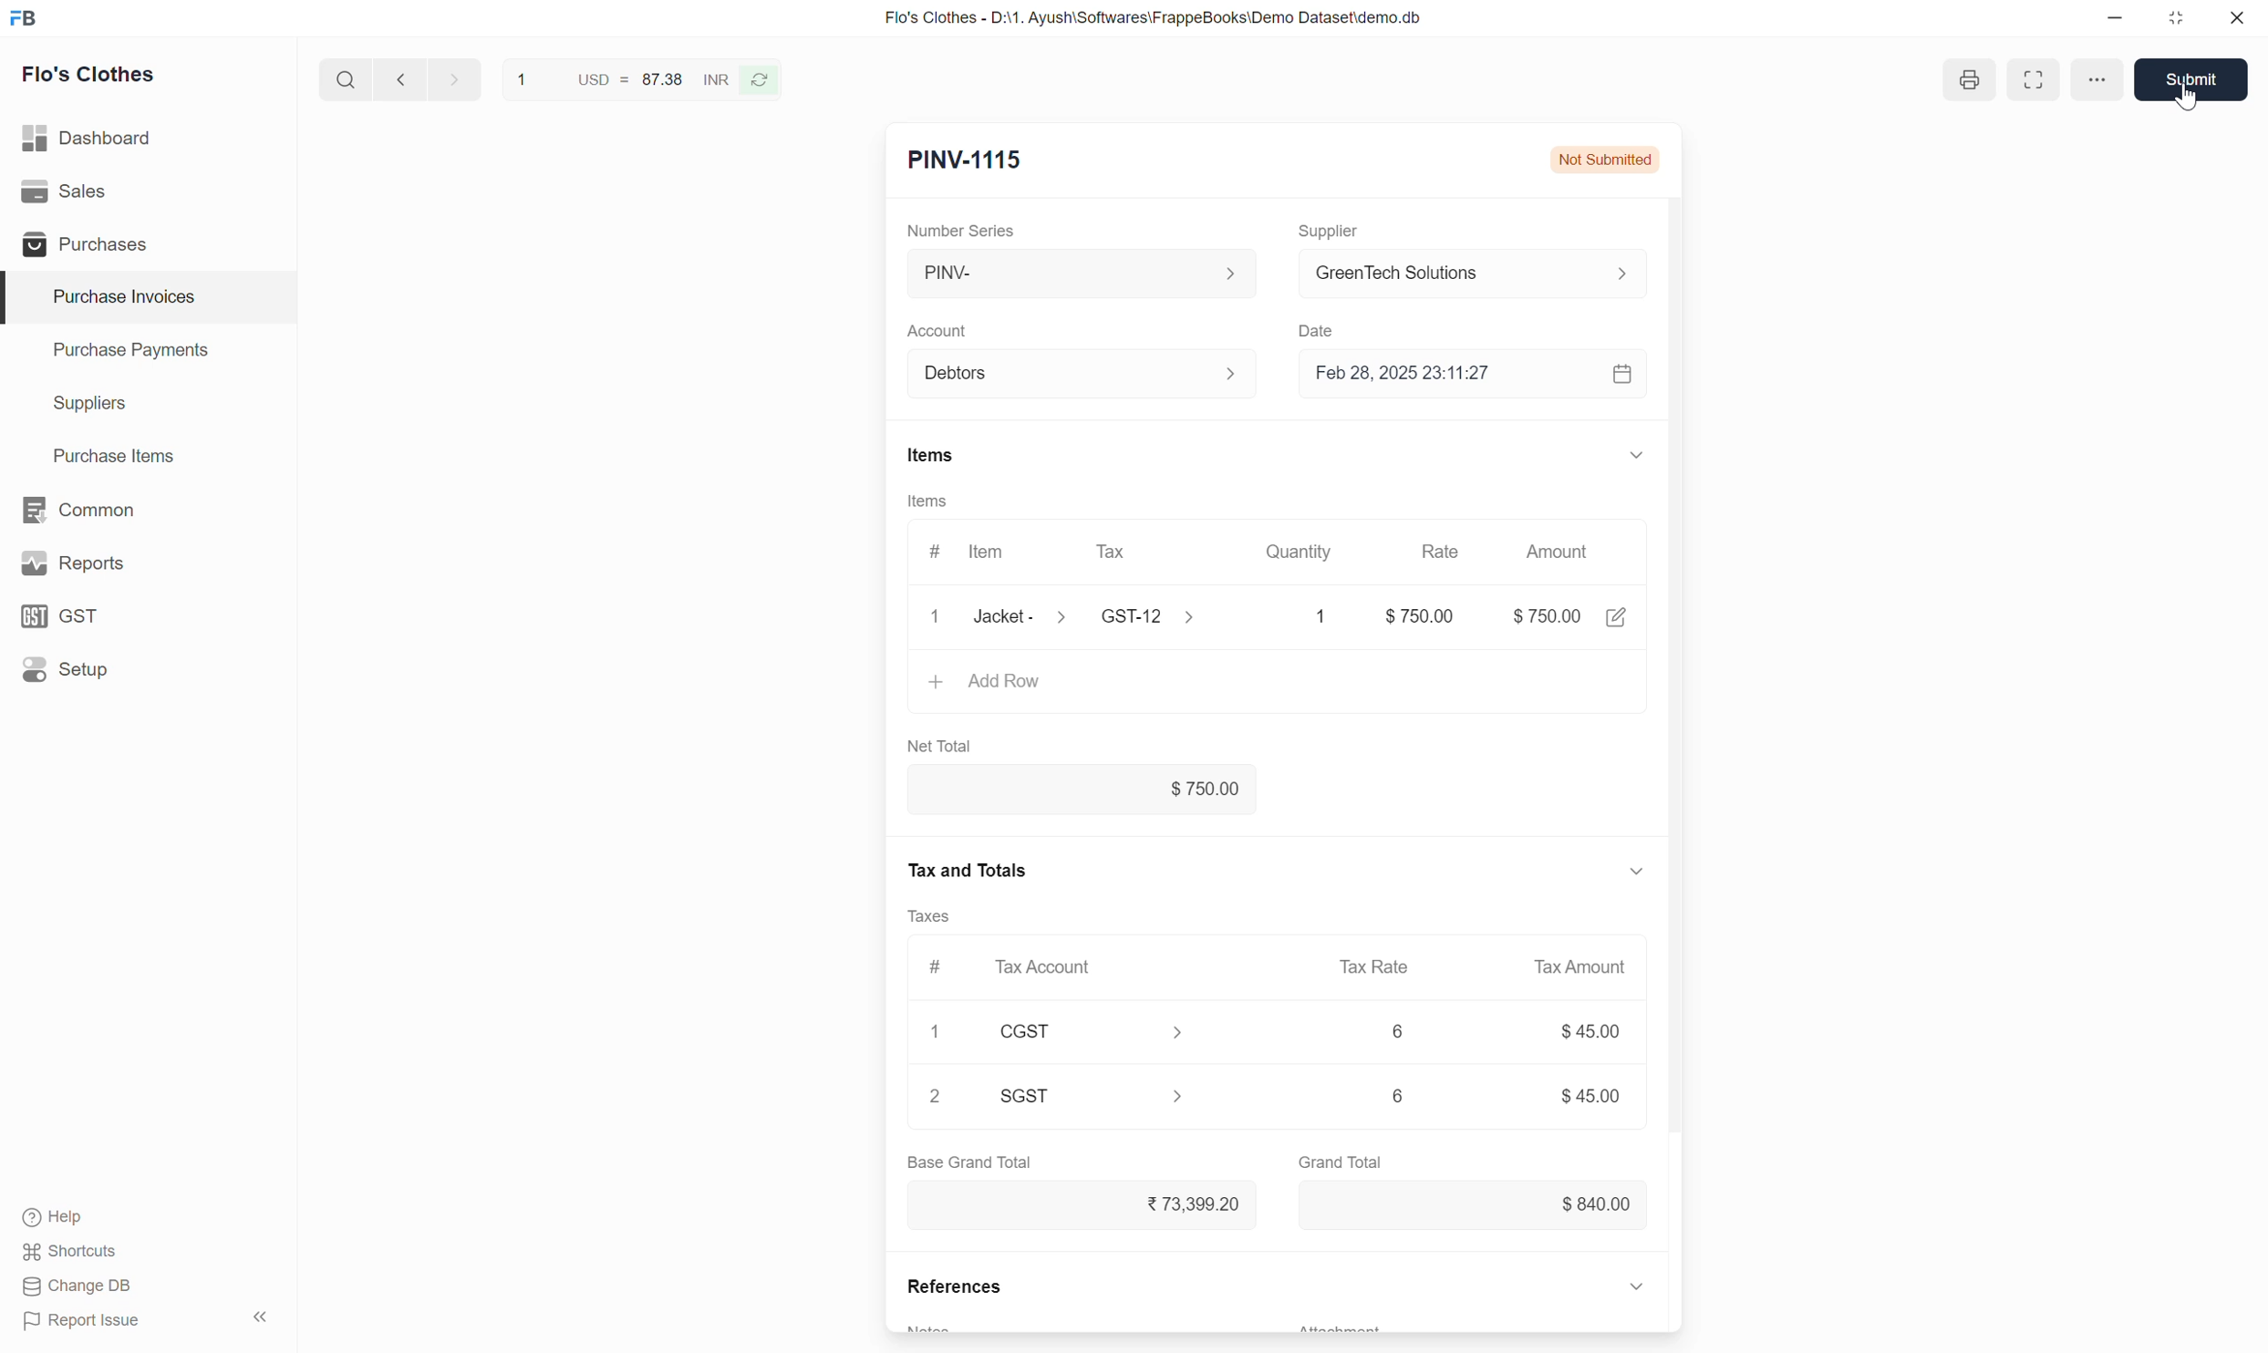  What do you see at coordinates (1483, 273) in the screenshot?
I see `GreenTech Solutions` at bounding box center [1483, 273].